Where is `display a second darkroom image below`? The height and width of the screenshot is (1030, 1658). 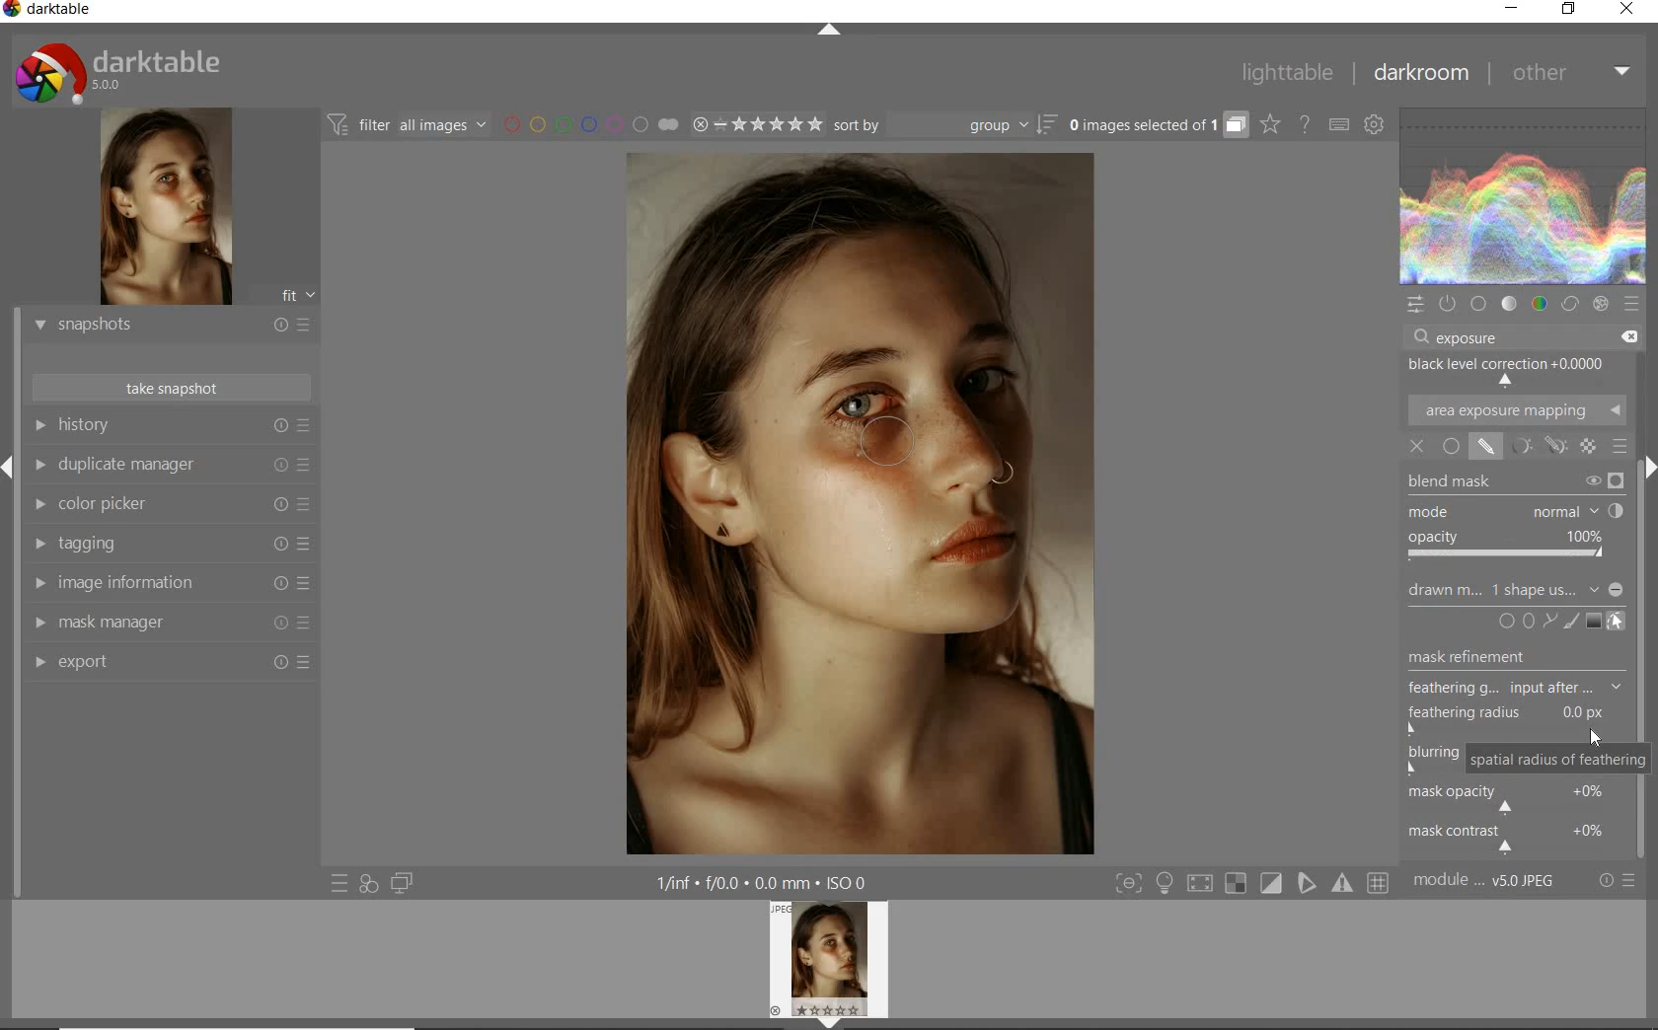
display a second darkroom image below is located at coordinates (398, 881).